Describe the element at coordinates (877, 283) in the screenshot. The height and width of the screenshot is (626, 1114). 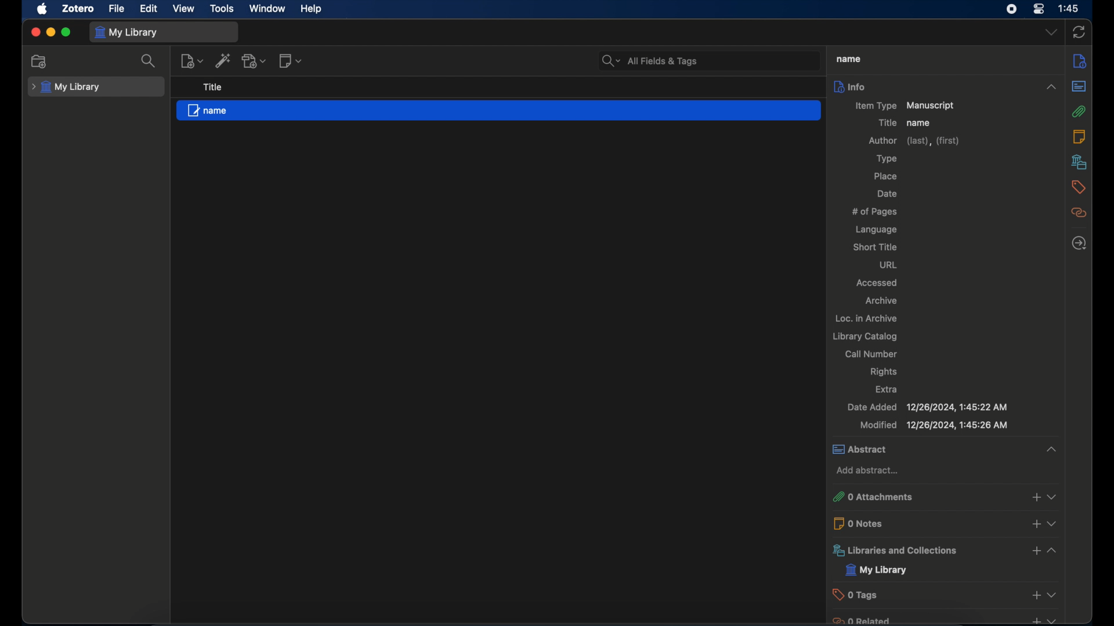
I see `accessed` at that location.